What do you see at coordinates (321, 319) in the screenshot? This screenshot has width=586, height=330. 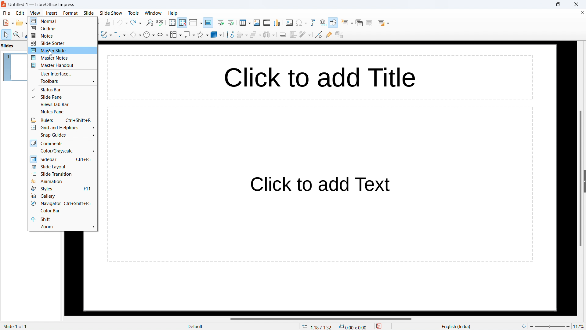 I see `horizontal scrollbar` at bounding box center [321, 319].